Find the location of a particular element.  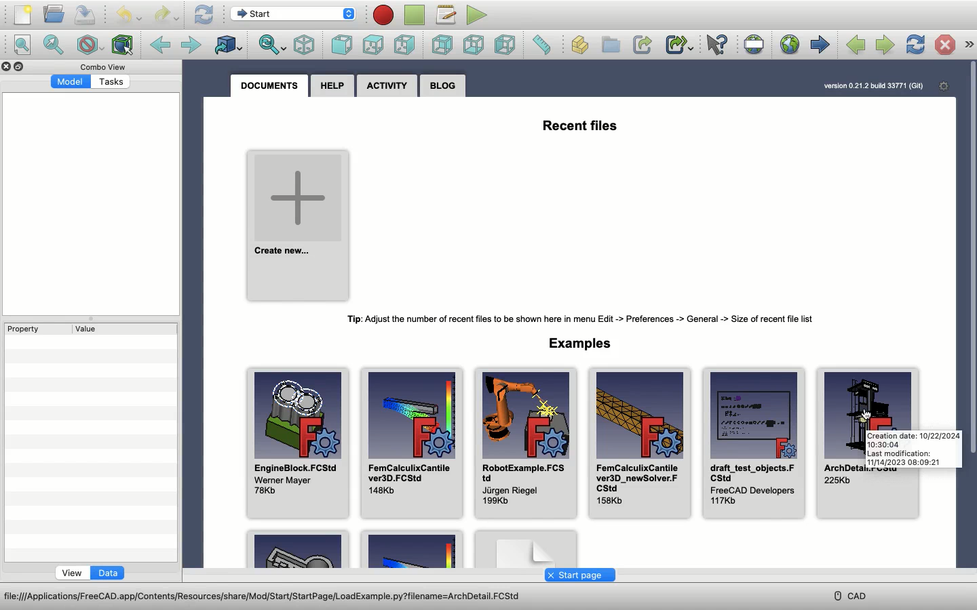

Tip is located at coordinates (583, 321).